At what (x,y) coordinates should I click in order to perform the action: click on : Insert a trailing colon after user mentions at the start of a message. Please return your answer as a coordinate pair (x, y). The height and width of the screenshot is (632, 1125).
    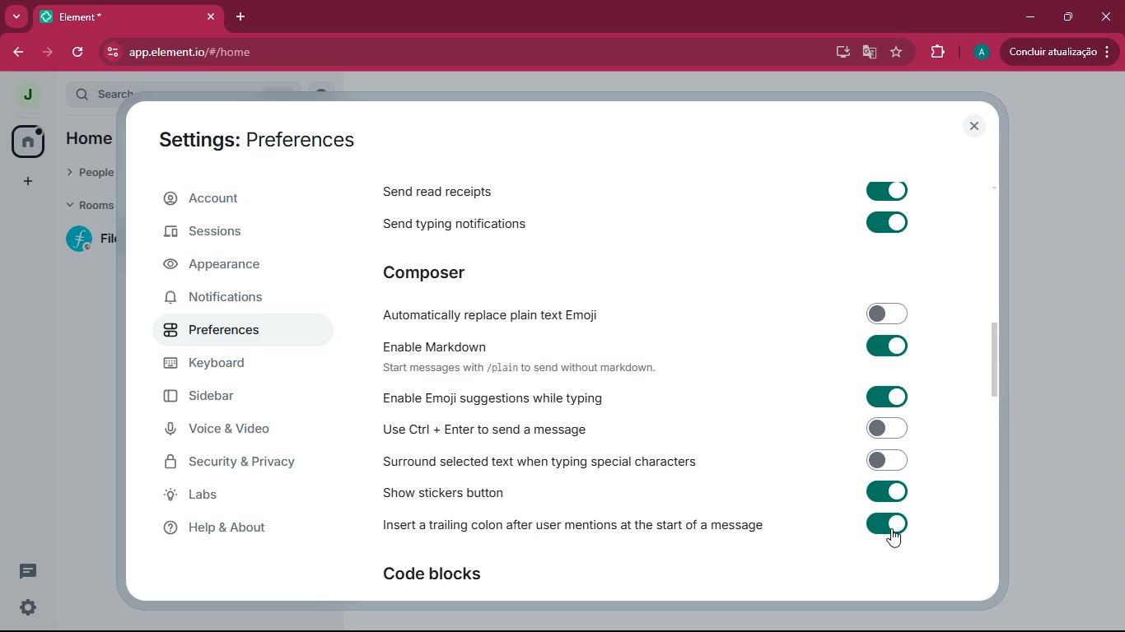
    Looking at the image, I should click on (643, 527).